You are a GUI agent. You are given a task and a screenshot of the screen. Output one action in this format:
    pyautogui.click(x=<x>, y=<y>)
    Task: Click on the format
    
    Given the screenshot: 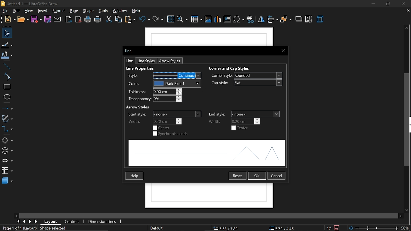 What is the action you would take?
    pyautogui.click(x=59, y=11)
    